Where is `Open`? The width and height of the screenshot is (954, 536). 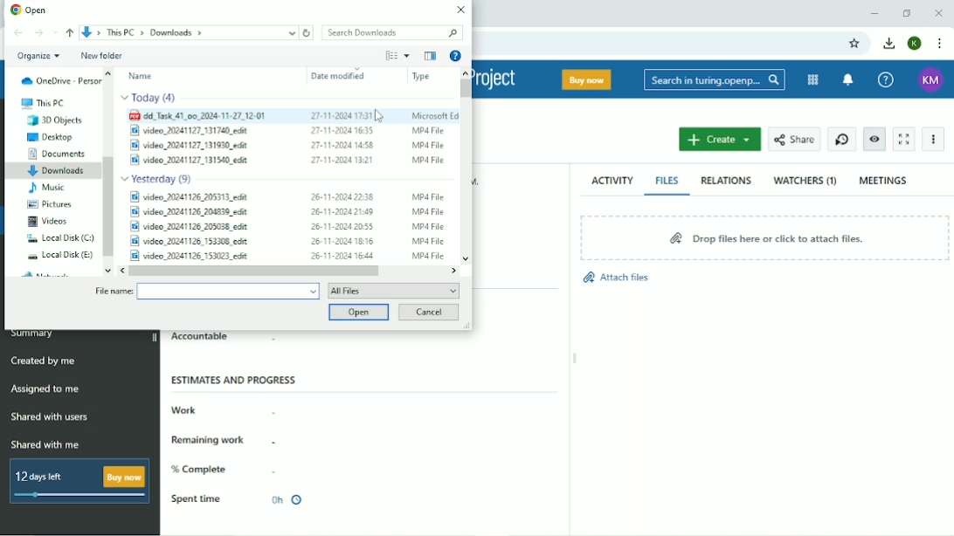
Open is located at coordinates (30, 9).